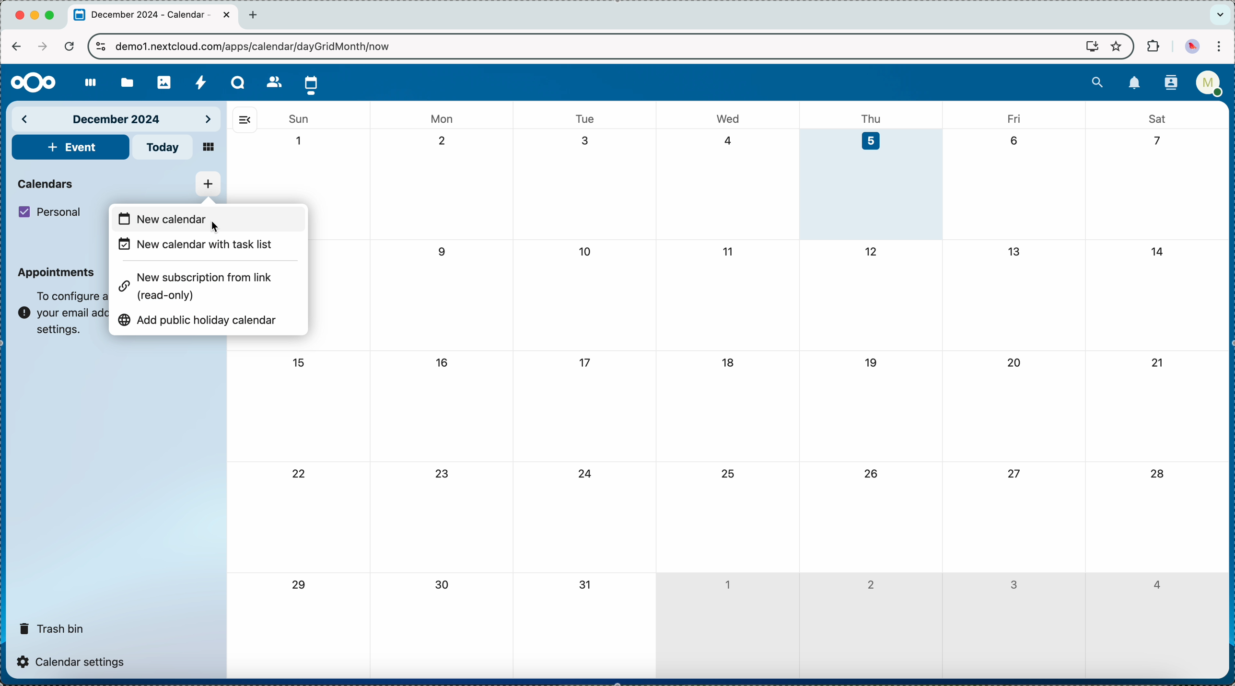  I want to click on 30, so click(445, 586).